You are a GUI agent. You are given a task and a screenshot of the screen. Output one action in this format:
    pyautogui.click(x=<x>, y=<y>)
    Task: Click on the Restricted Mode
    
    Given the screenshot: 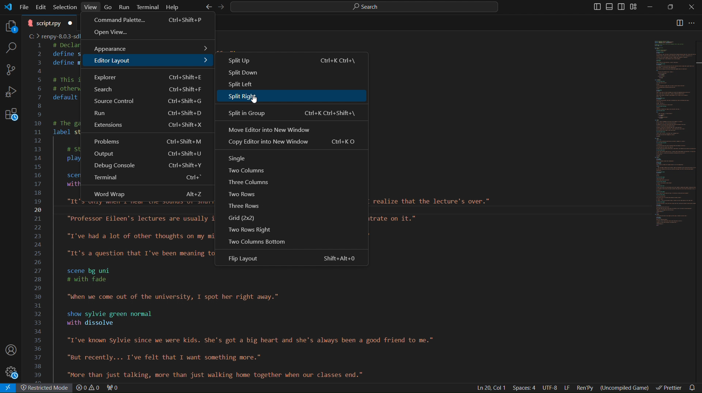 What is the action you would take?
    pyautogui.click(x=46, y=389)
    